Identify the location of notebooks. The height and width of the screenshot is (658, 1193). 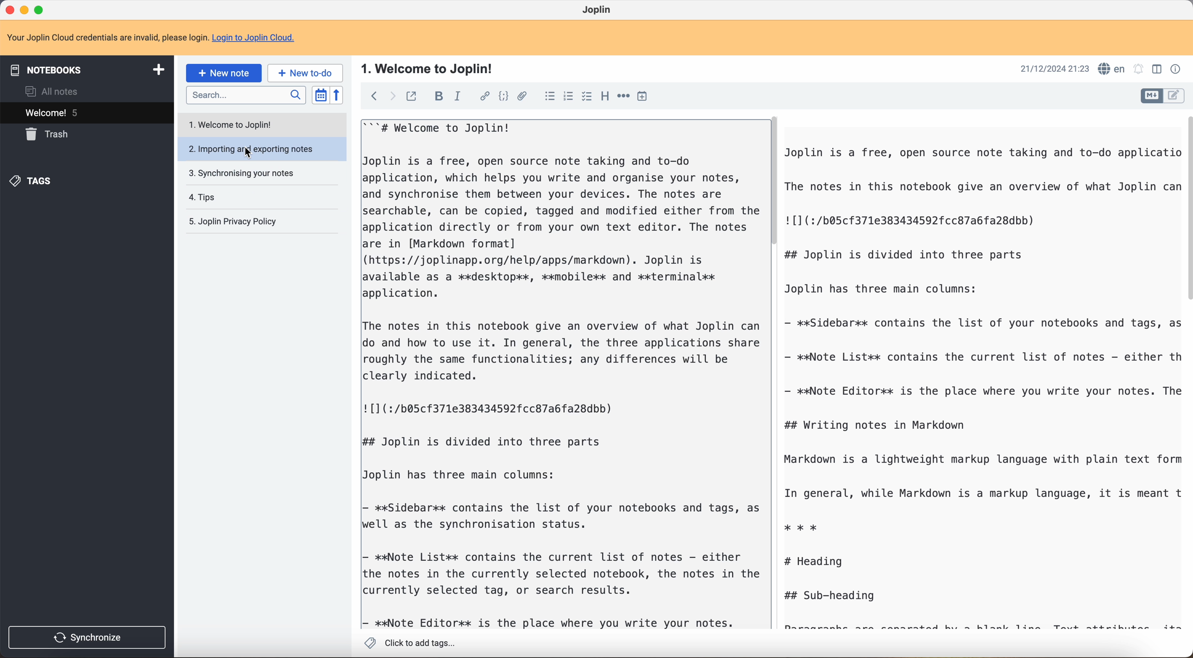
(90, 69).